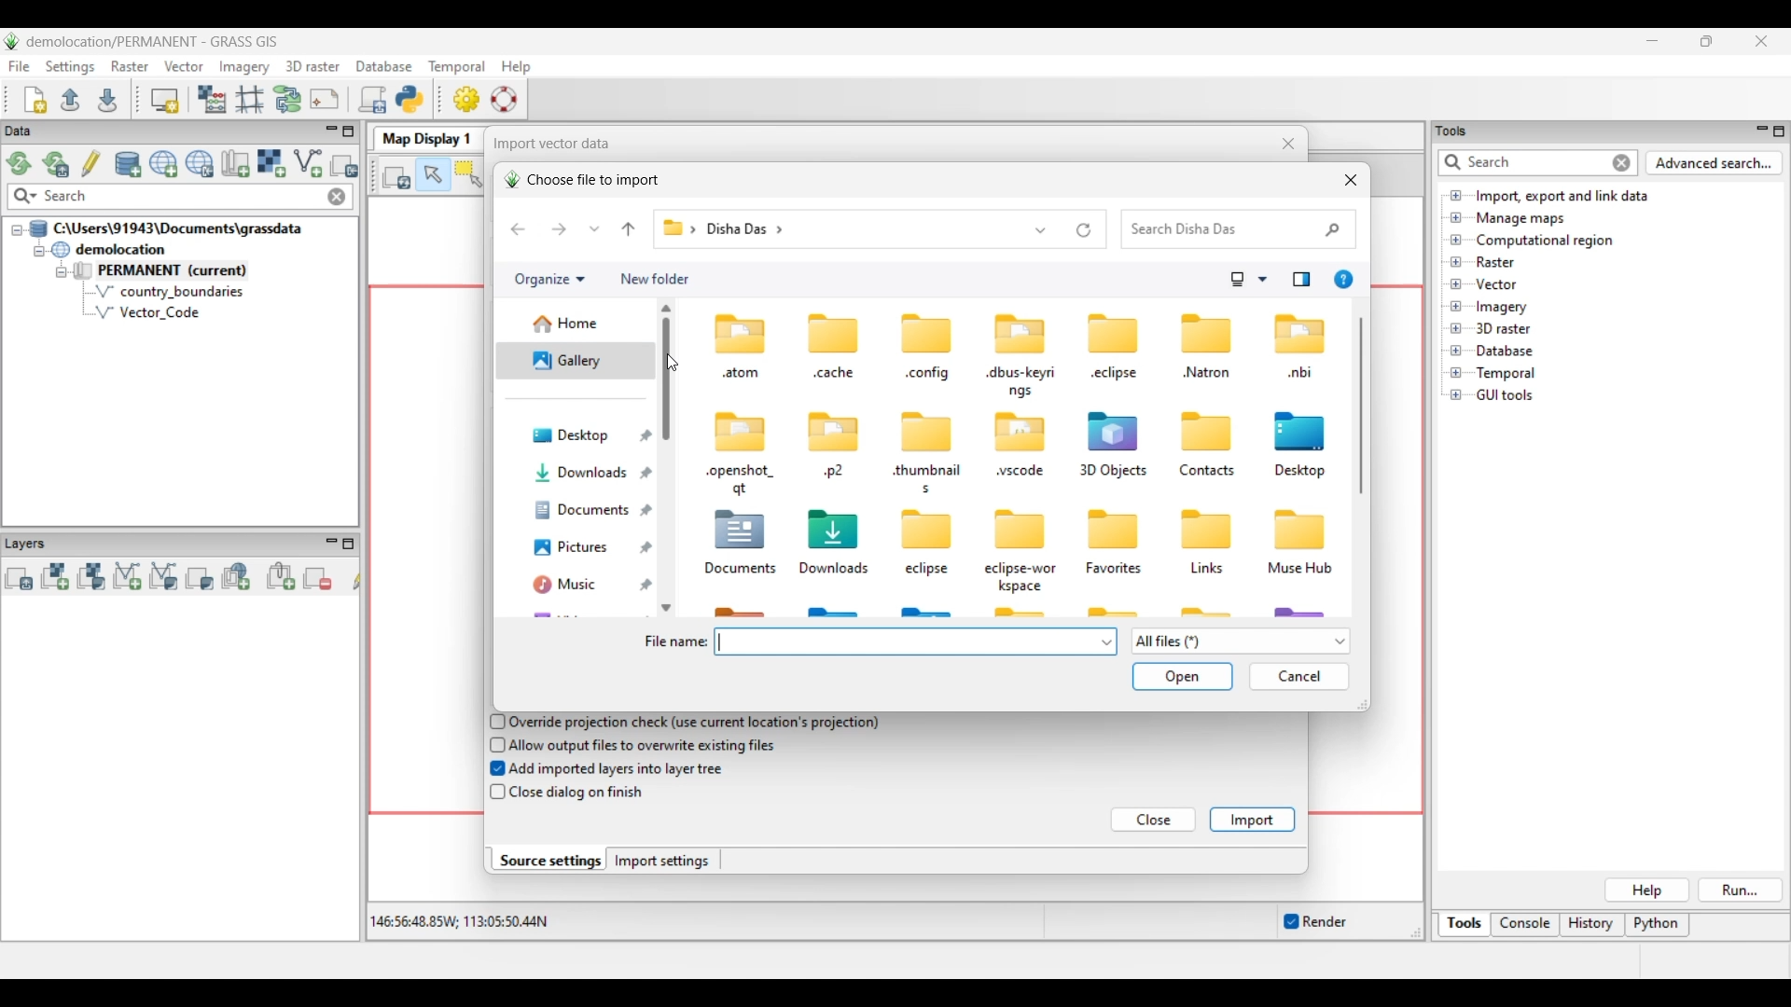 The height and width of the screenshot is (1007, 1791). What do you see at coordinates (1456, 195) in the screenshot?
I see `Click to open files under Import, export and link data` at bounding box center [1456, 195].